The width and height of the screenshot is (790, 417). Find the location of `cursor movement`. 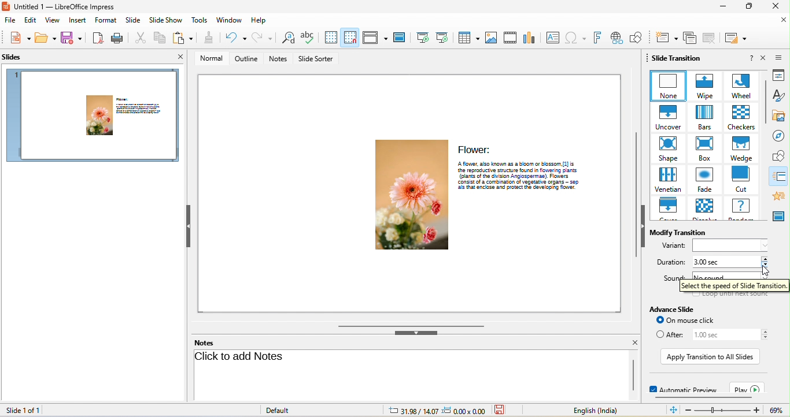

cursor movement is located at coordinates (764, 273).